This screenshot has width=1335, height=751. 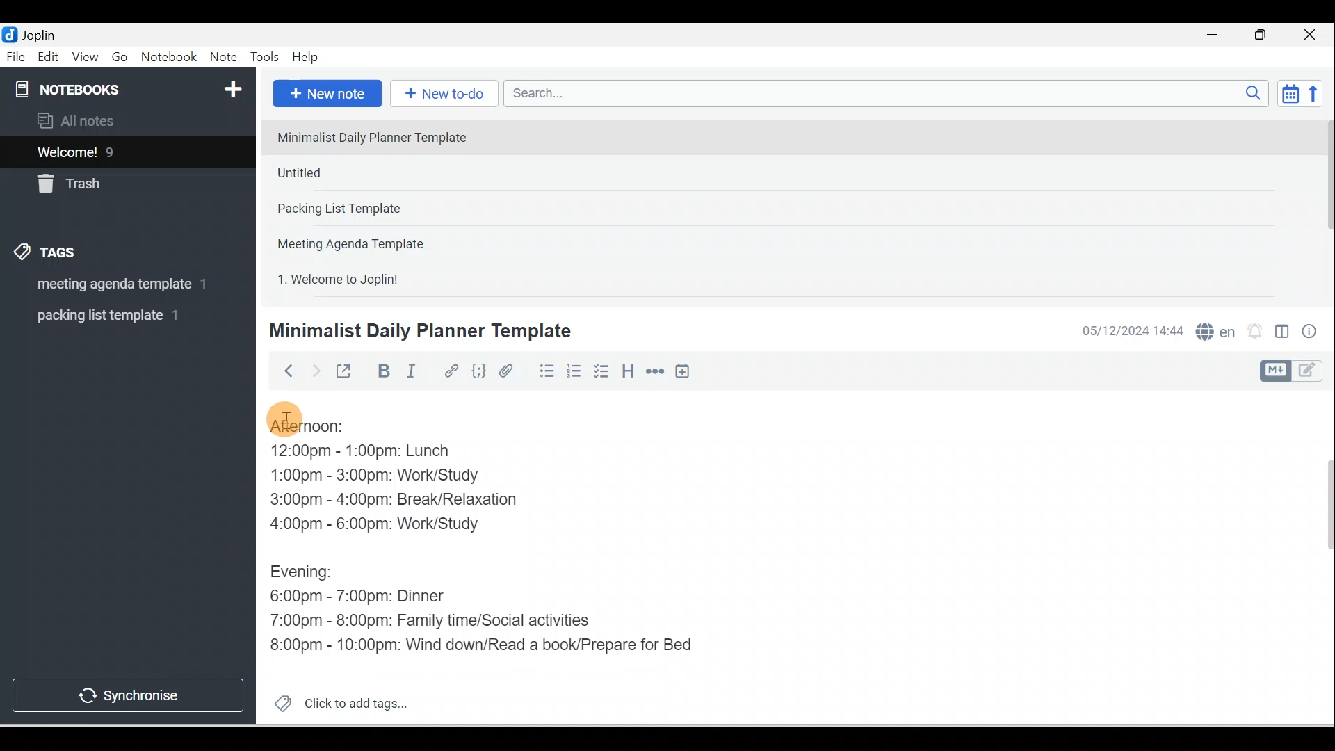 I want to click on 12:00pm - 1:00pm: Lunch, so click(x=376, y=452).